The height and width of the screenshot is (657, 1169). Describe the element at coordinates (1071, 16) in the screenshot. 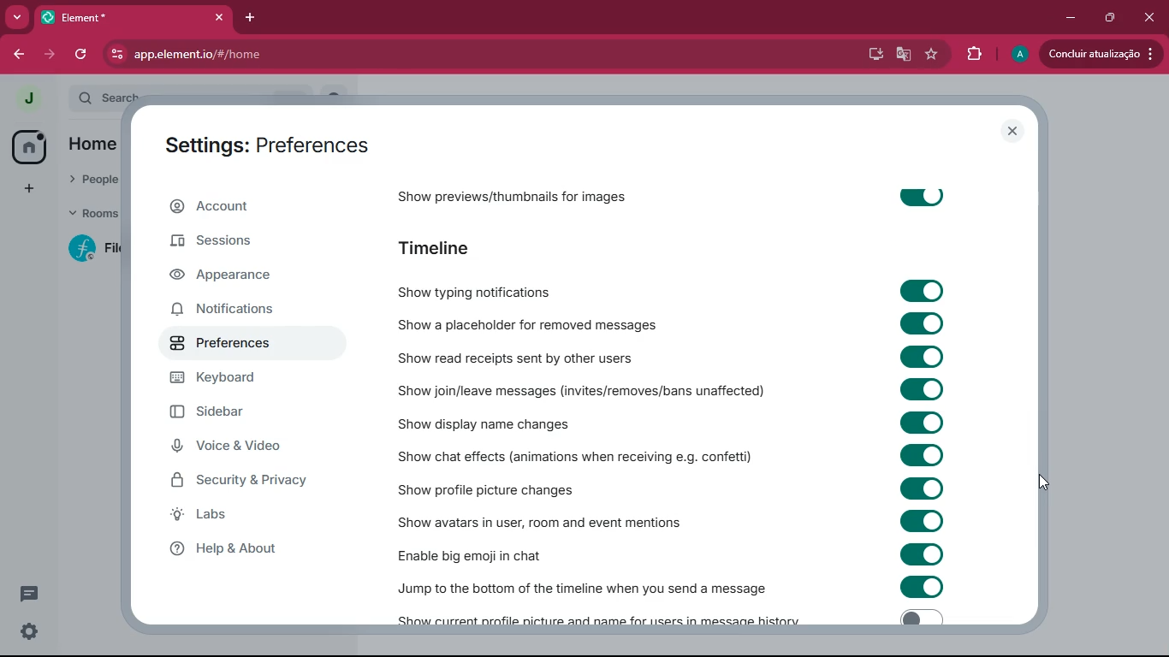

I see `minimize` at that location.